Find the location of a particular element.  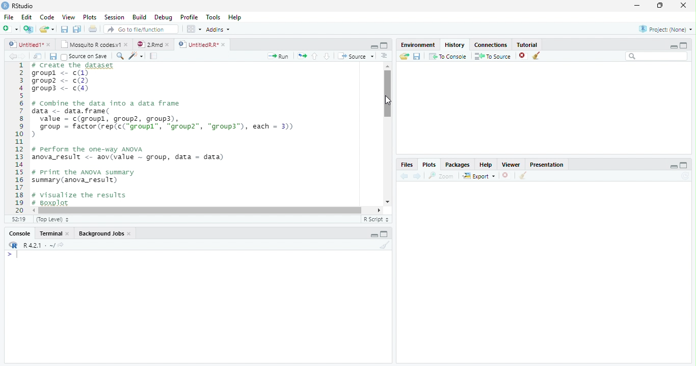

Terminal is located at coordinates (55, 233).